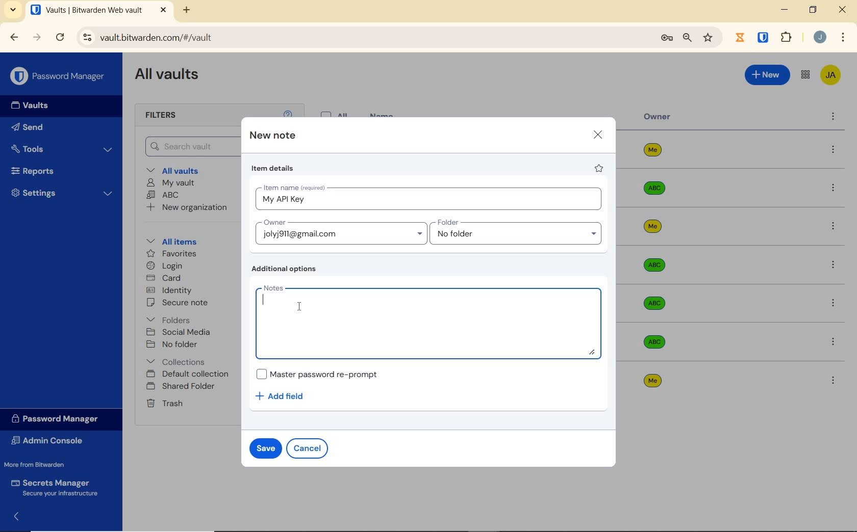 The width and height of the screenshot is (857, 532). Describe the element at coordinates (830, 74) in the screenshot. I see `Bitwarden Account` at that location.